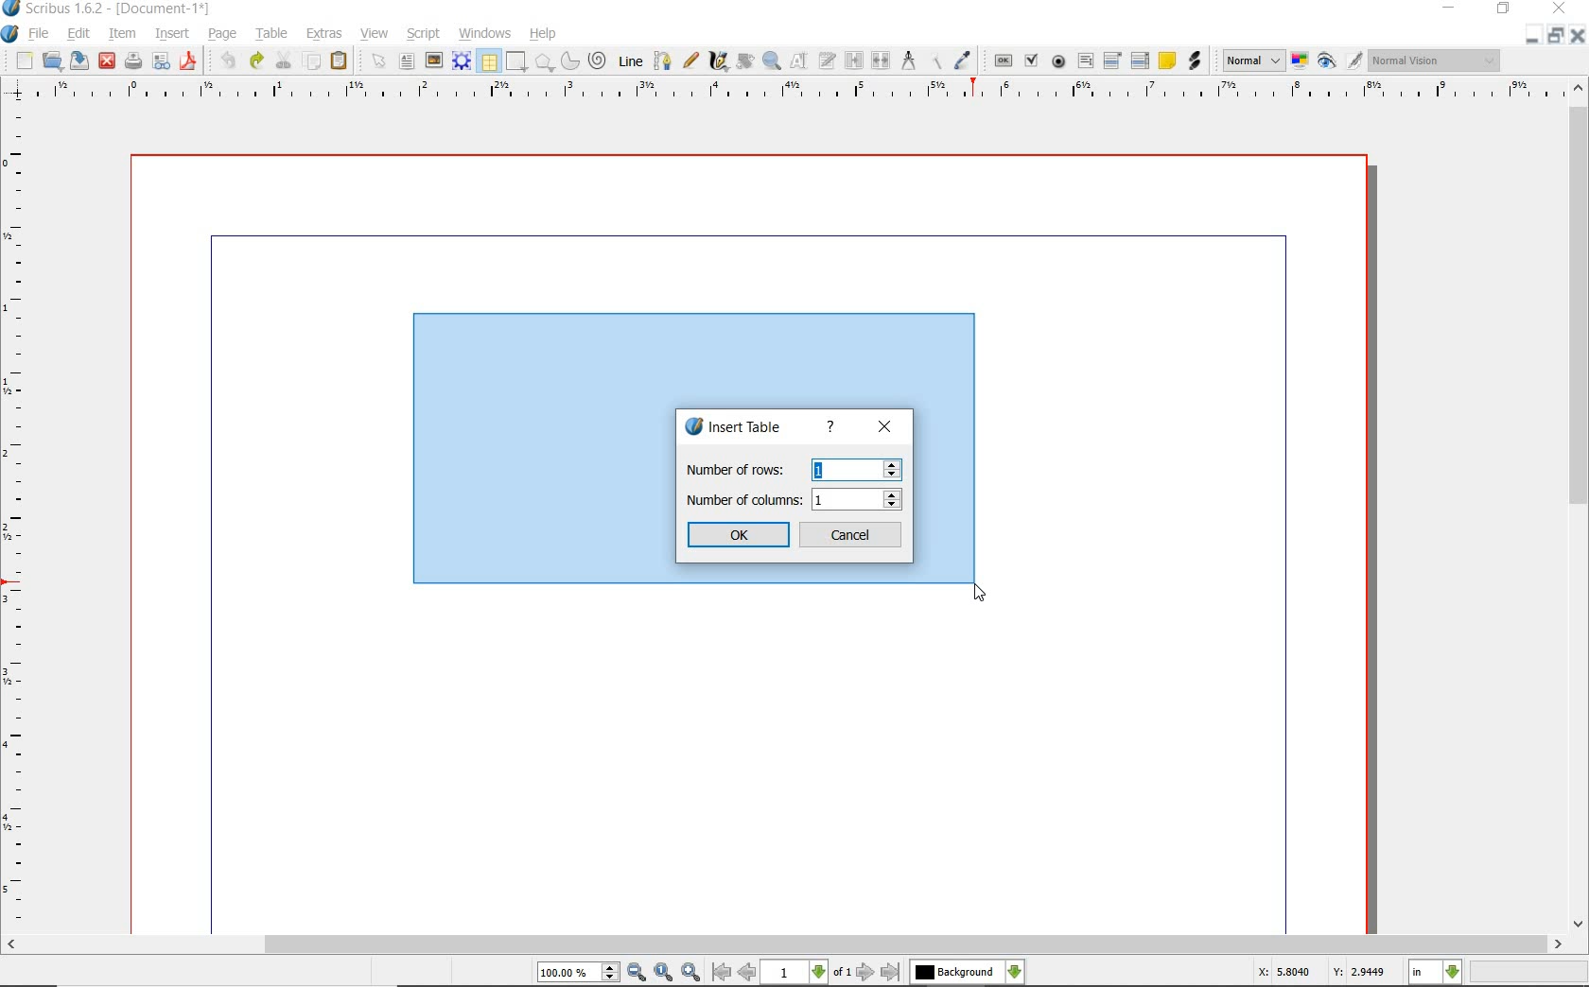 Image resolution: width=1589 pixels, height=987 pixels. I want to click on minimize, so click(1530, 36).